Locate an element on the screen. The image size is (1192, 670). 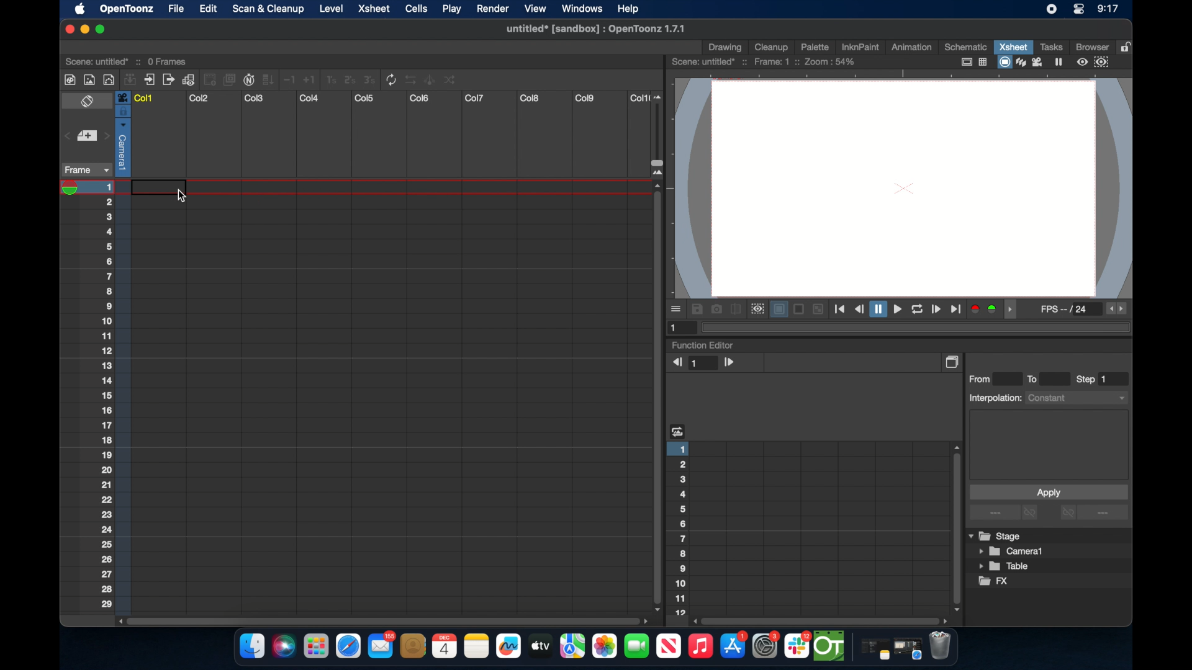
scroll box is located at coordinates (656, 396).